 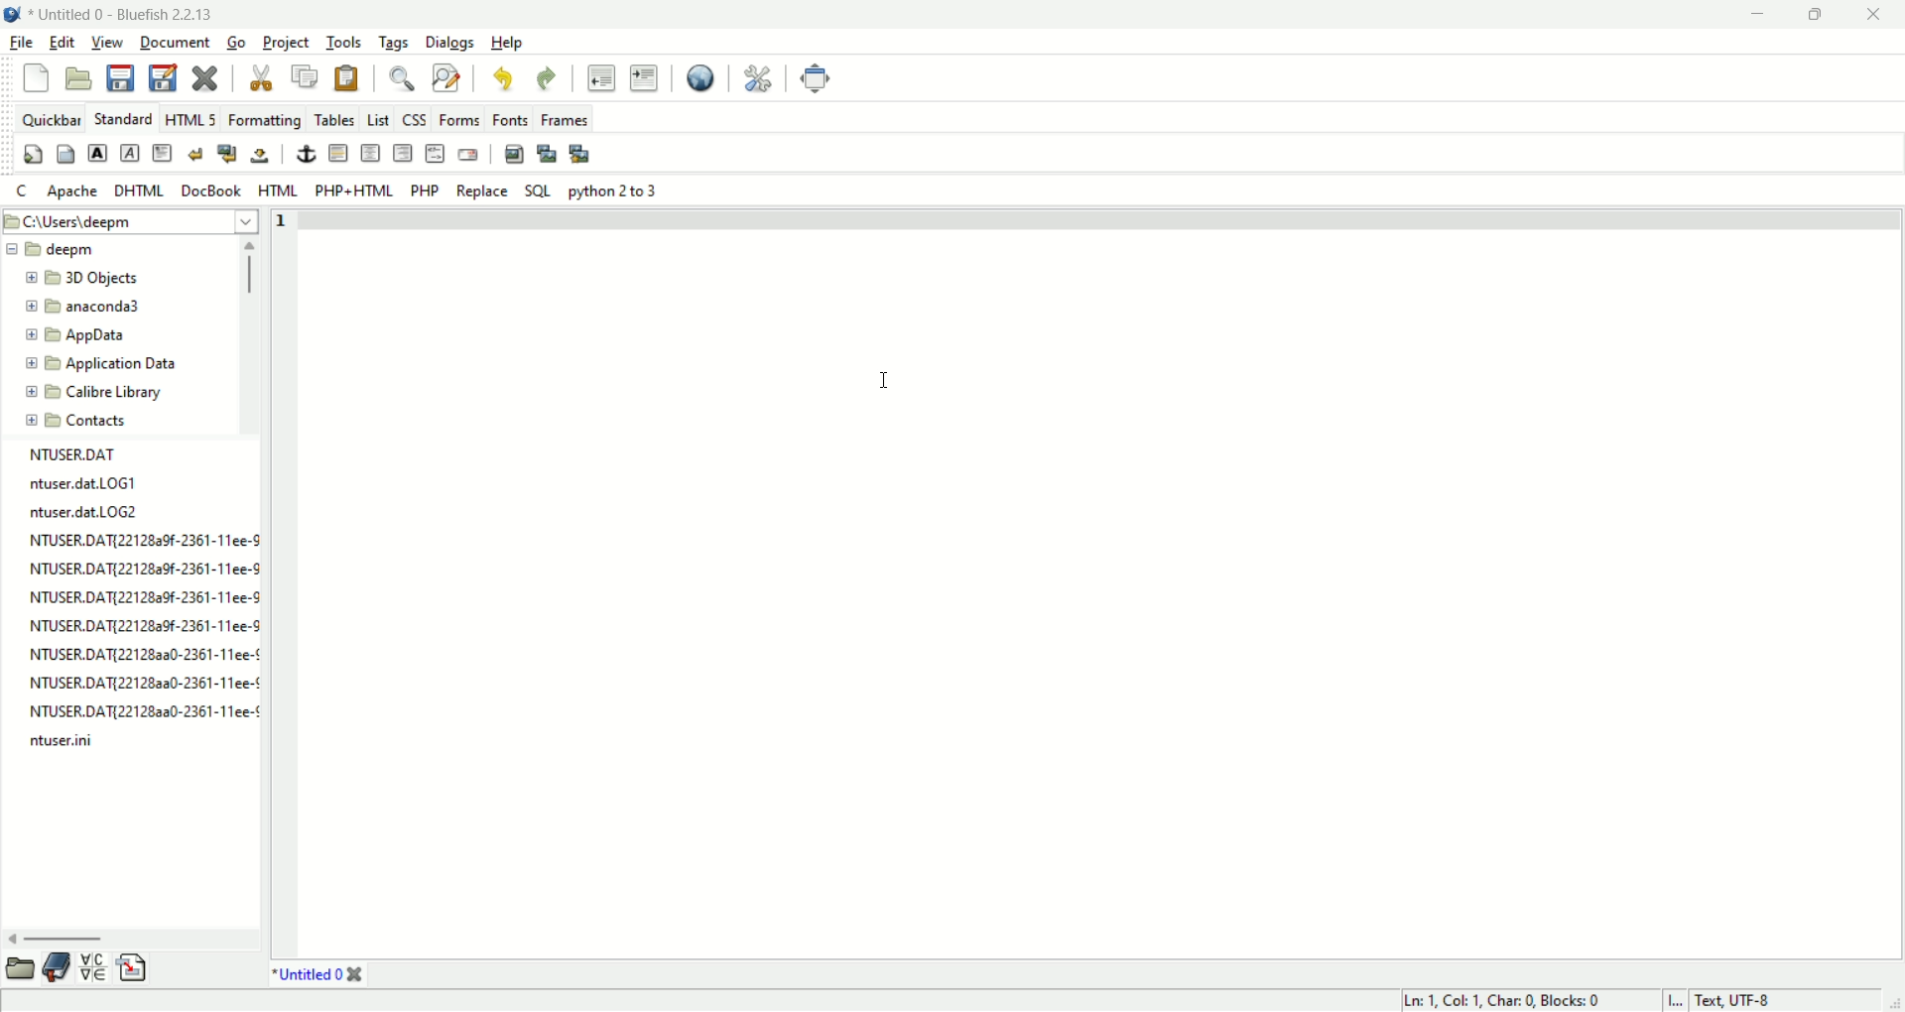 I want to click on save as, so click(x=162, y=78).